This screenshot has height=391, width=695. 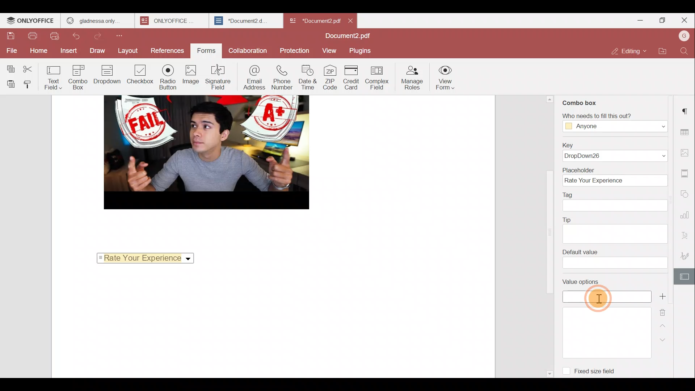 I want to click on Shapes settings, so click(x=687, y=193).